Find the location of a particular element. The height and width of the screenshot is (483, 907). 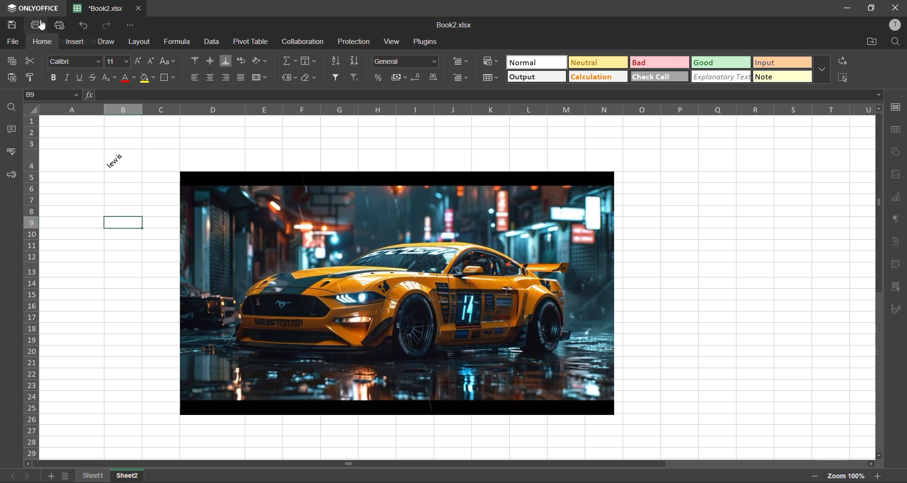

fill color is located at coordinates (148, 78).